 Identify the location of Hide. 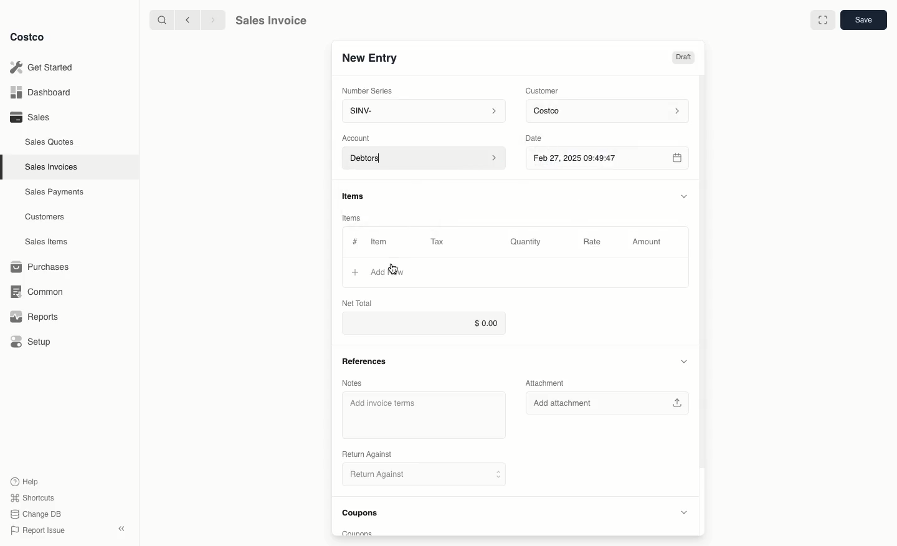
(684, 194).